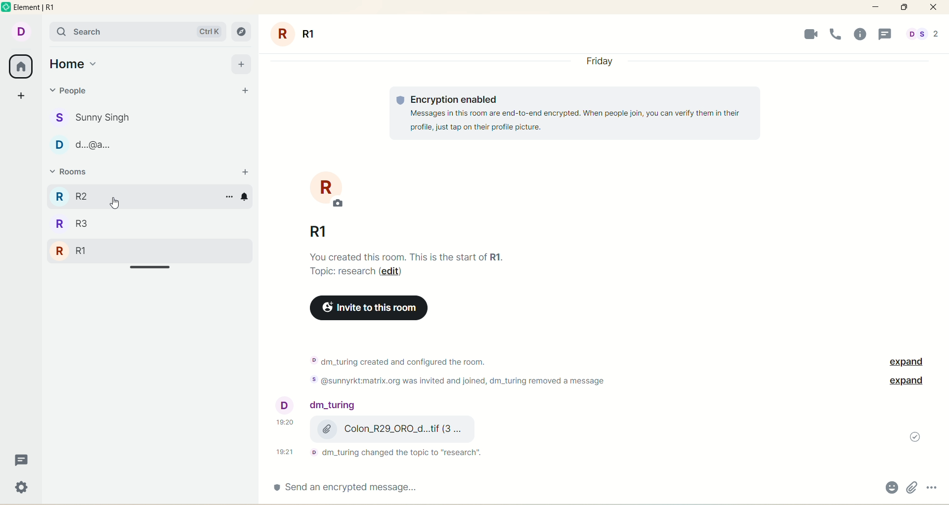  I want to click on R2, so click(79, 226).